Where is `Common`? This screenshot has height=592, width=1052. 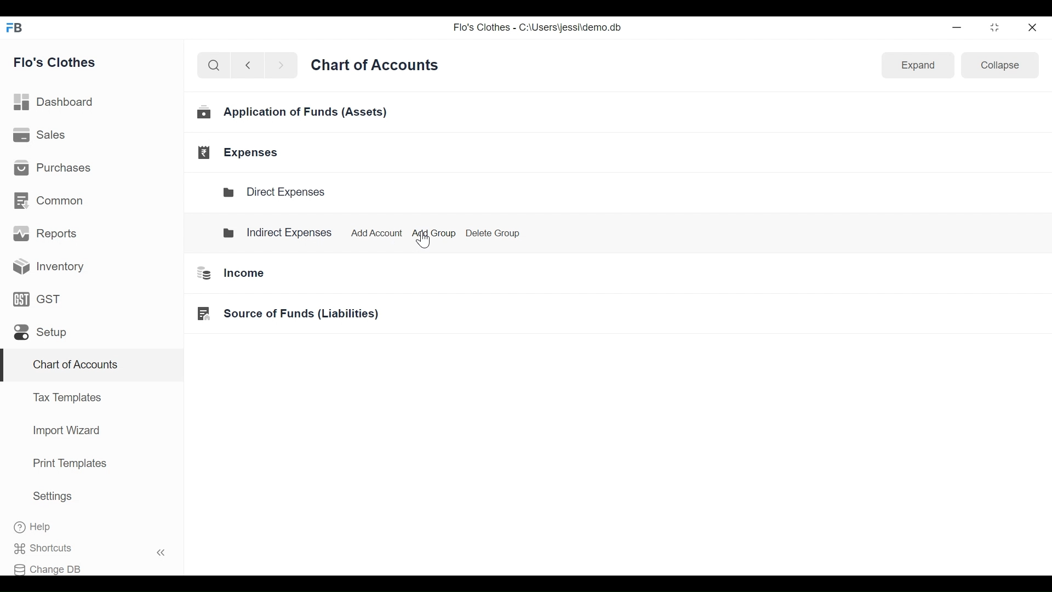 Common is located at coordinates (50, 200).